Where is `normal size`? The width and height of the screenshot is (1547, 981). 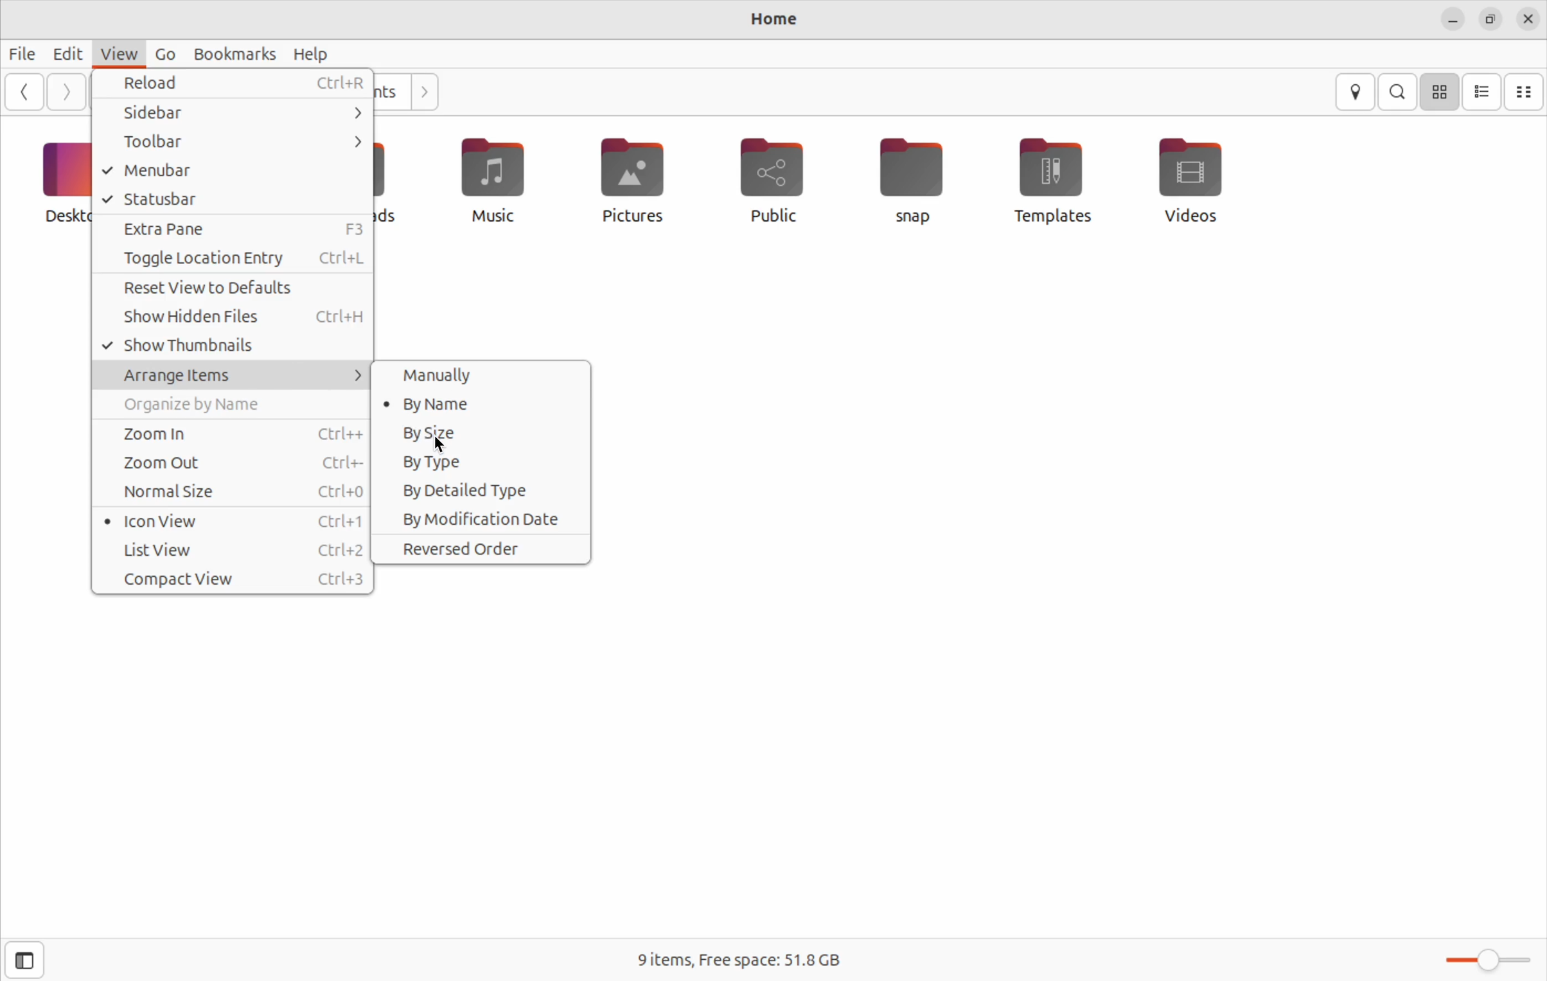 normal size is located at coordinates (237, 493).